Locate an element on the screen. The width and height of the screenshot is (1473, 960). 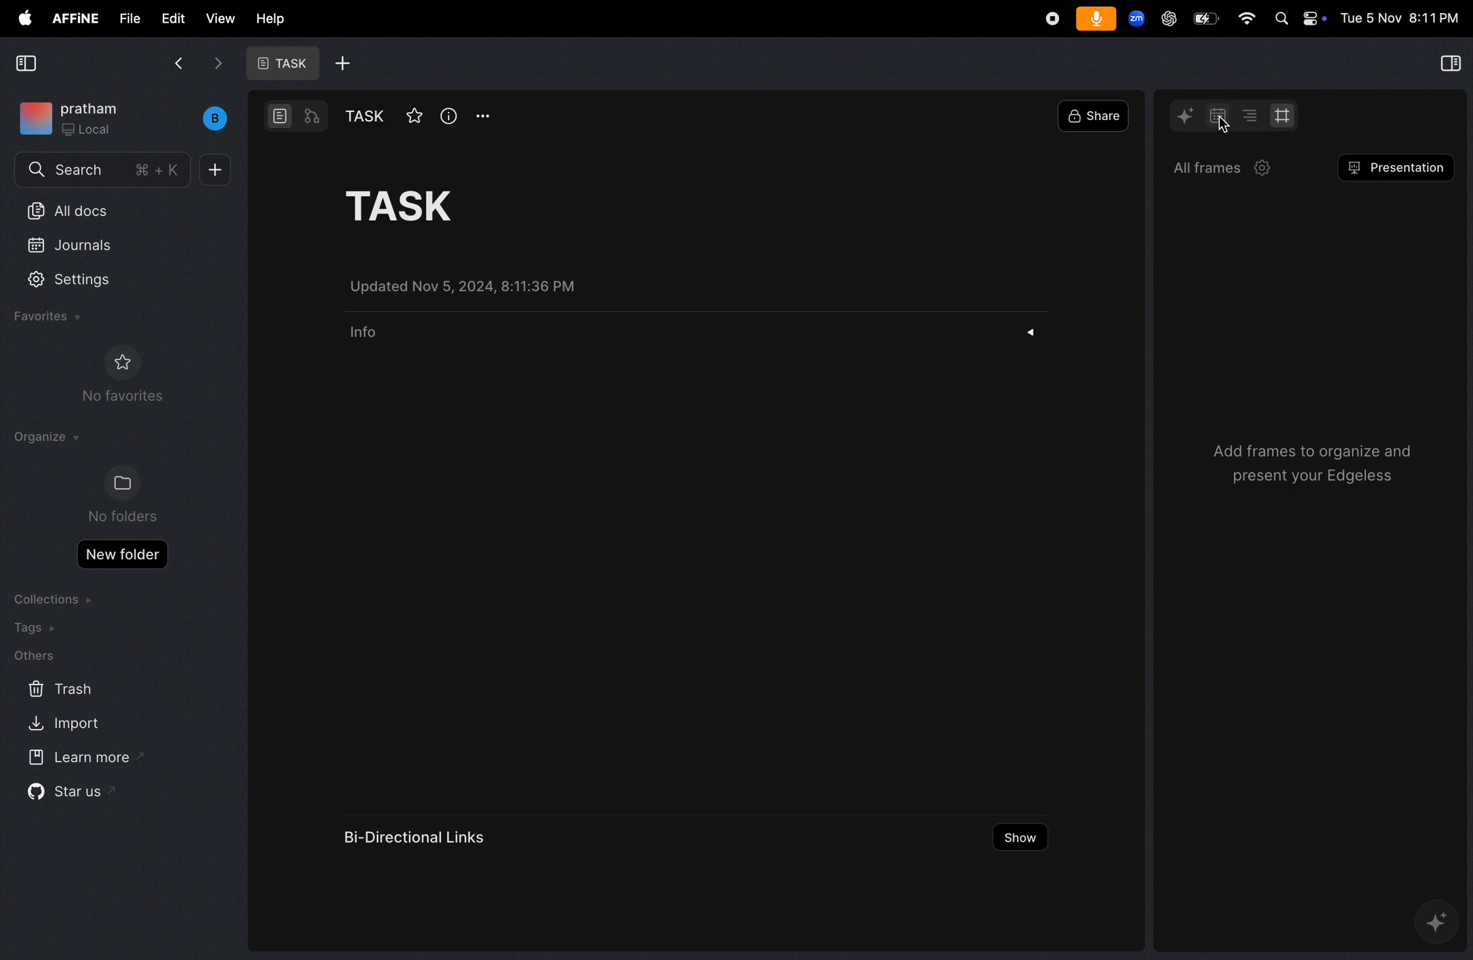
ai is located at coordinates (1187, 116).